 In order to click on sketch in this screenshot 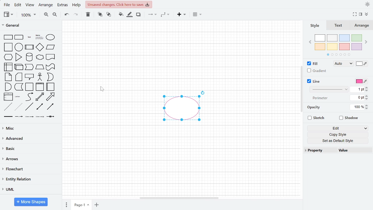, I will do `click(316, 118)`.